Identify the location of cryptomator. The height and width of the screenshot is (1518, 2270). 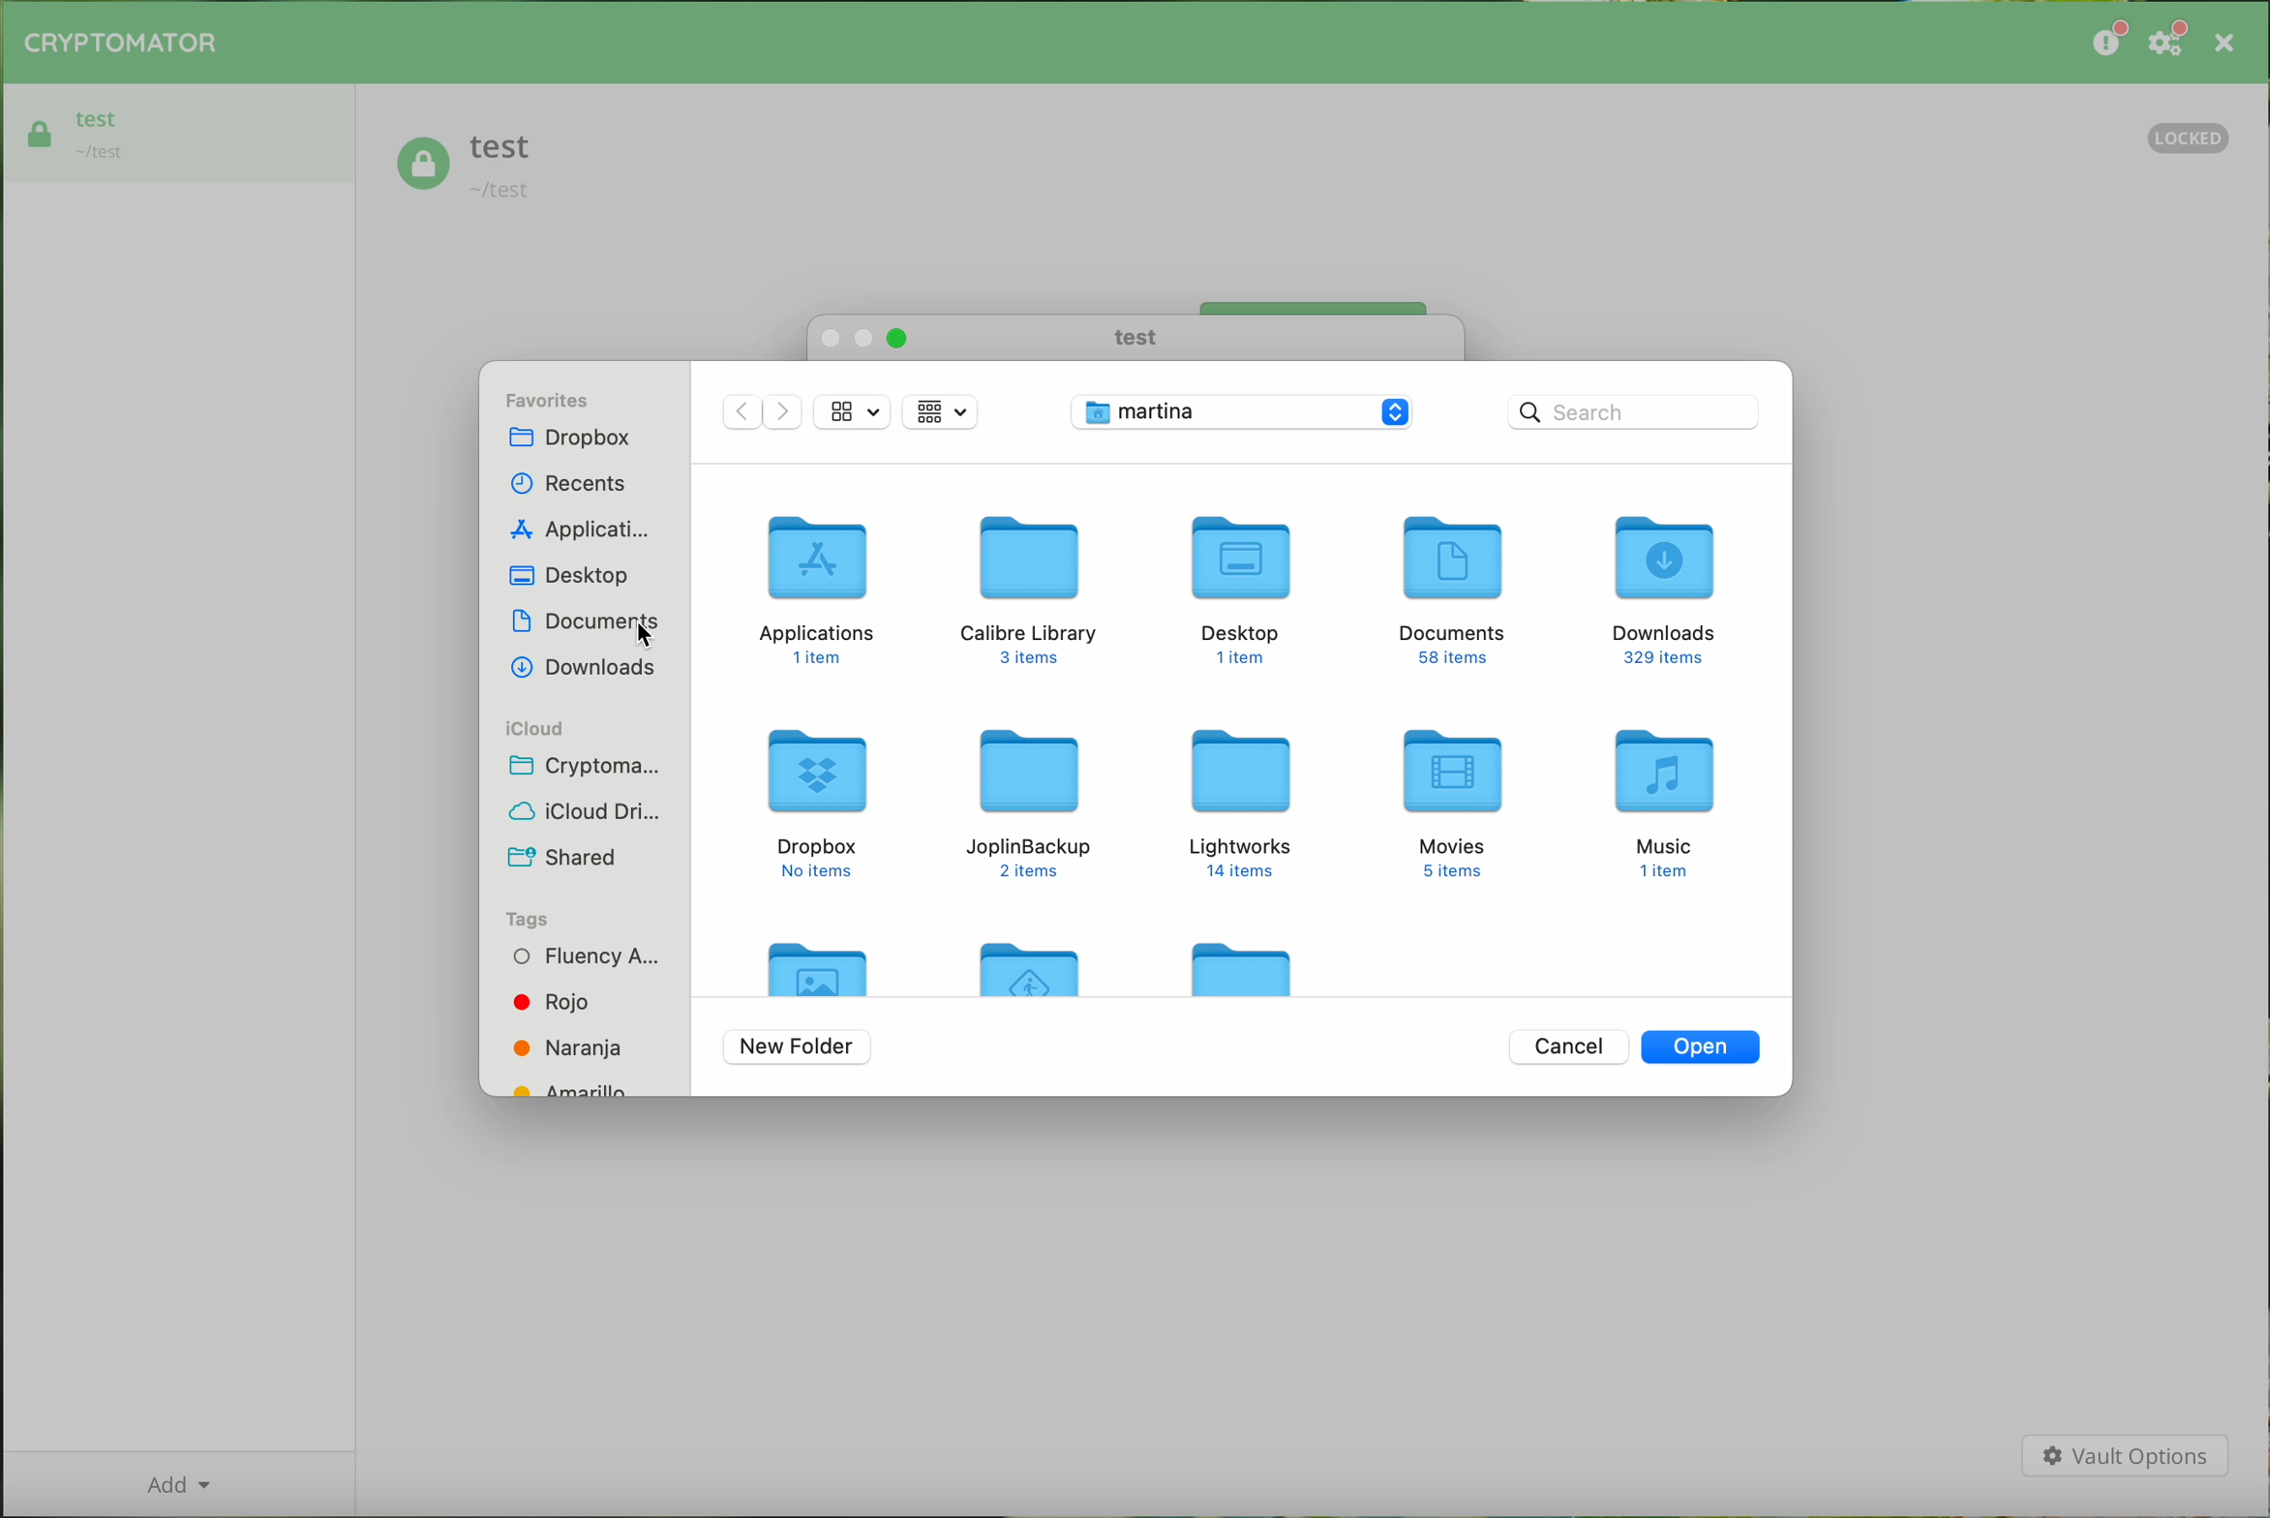
(594, 767).